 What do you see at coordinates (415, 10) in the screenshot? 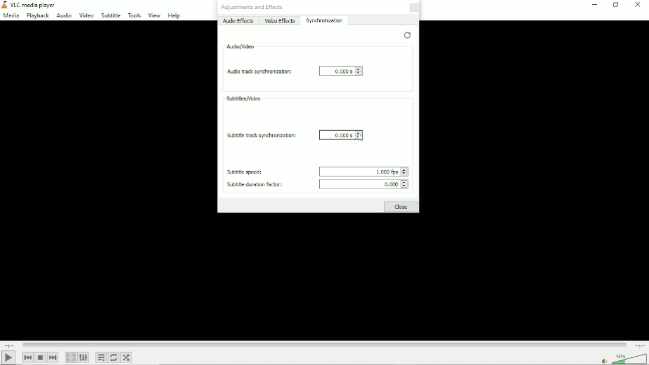
I see `Close` at bounding box center [415, 10].